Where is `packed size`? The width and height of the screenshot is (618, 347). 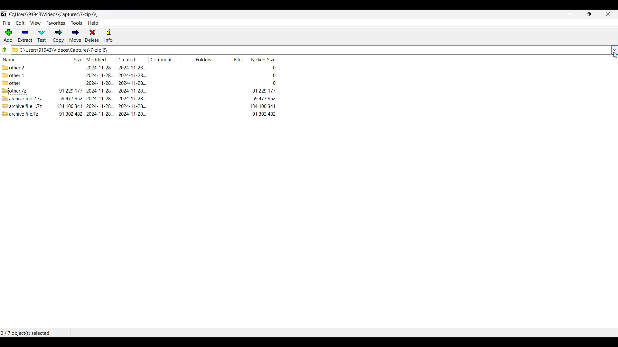 packed size is located at coordinates (274, 83).